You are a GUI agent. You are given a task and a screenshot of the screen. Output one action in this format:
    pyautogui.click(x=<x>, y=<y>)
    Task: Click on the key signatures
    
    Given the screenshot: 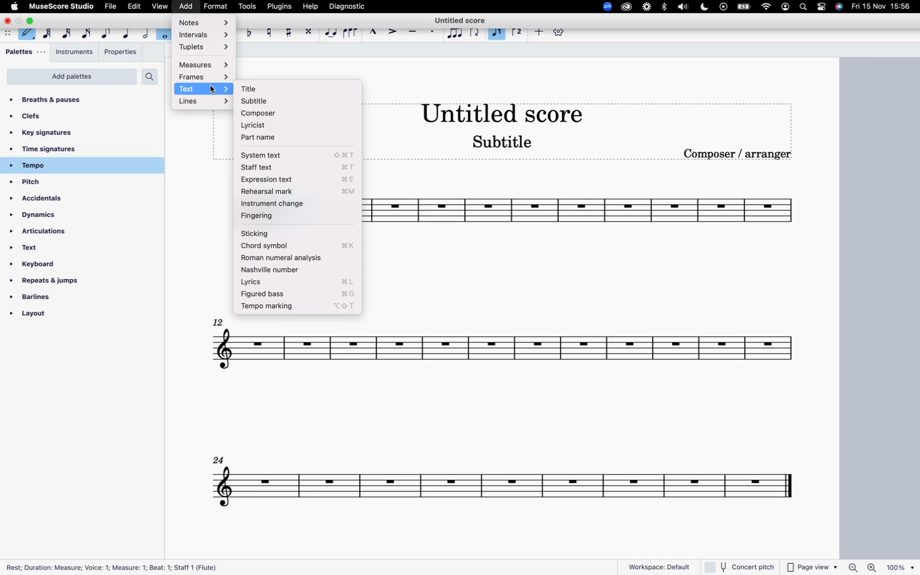 What is the action you would take?
    pyautogui.click(x=72, y=134)
    